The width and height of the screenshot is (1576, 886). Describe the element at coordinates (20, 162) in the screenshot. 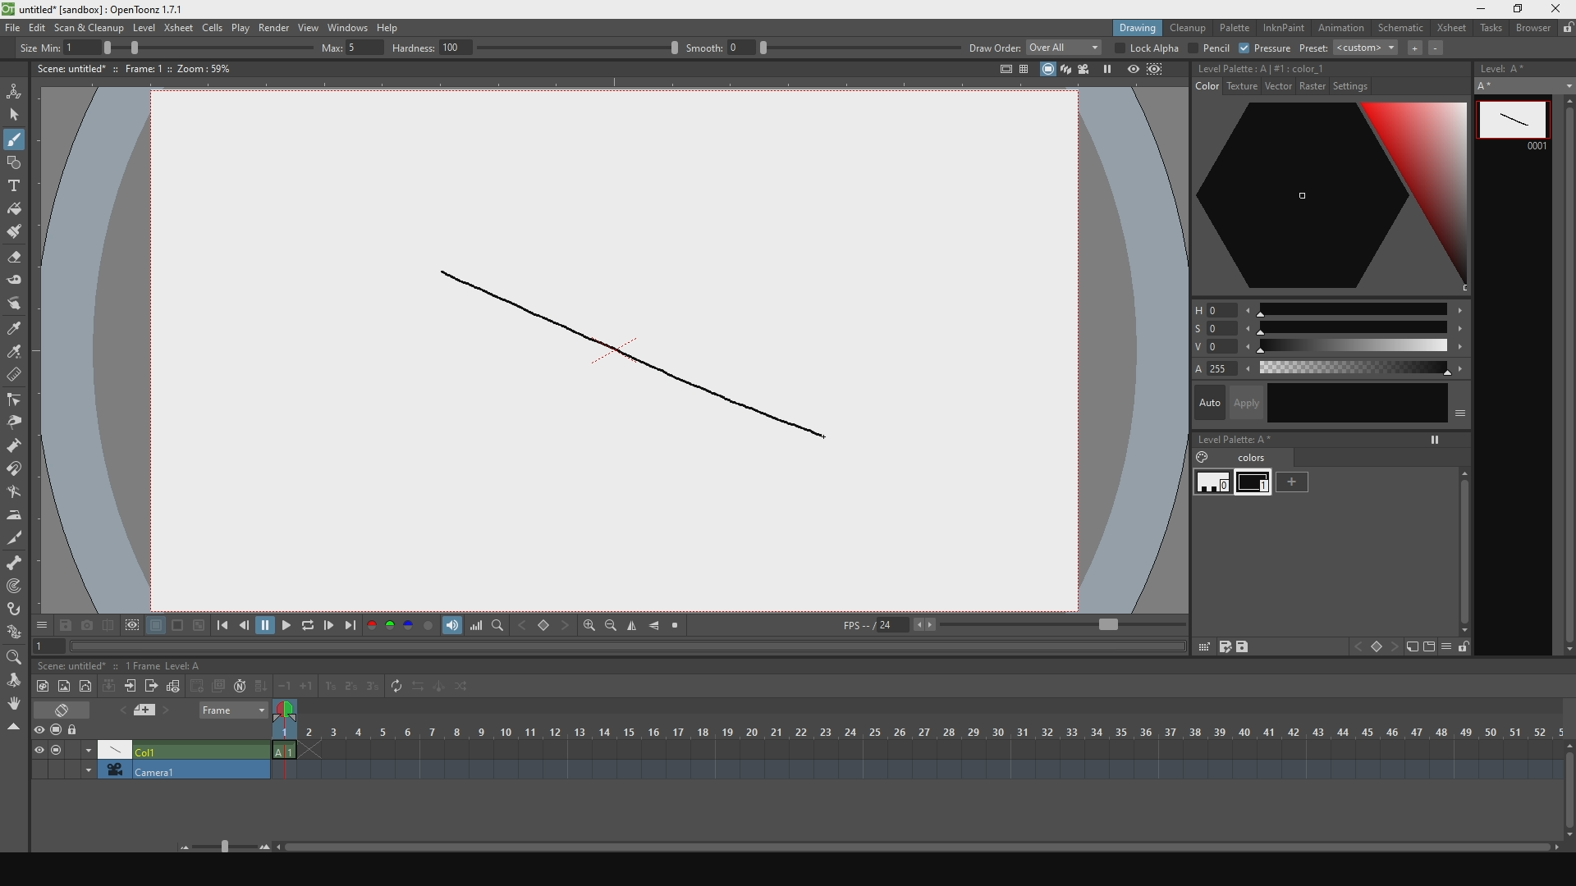

I see `shape` at that location.